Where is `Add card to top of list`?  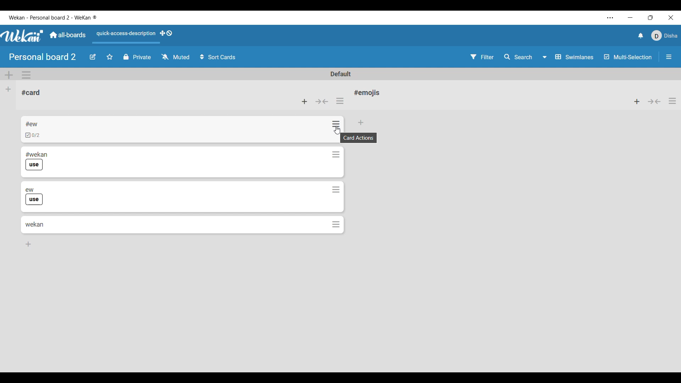
Add card to top of list is located at coordinates (304, 102).